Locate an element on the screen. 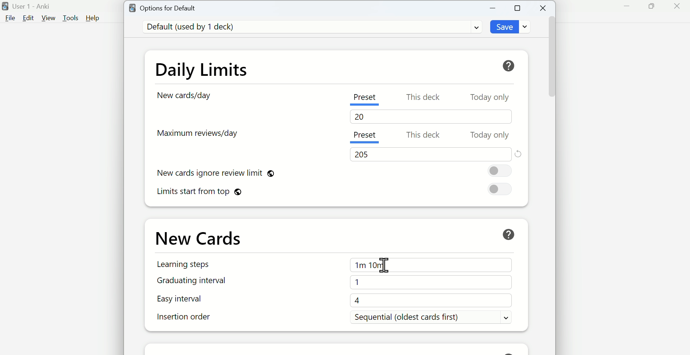 The height and width of the screenshot is (355, 690). Maximize is located at coordinates (652, 8).